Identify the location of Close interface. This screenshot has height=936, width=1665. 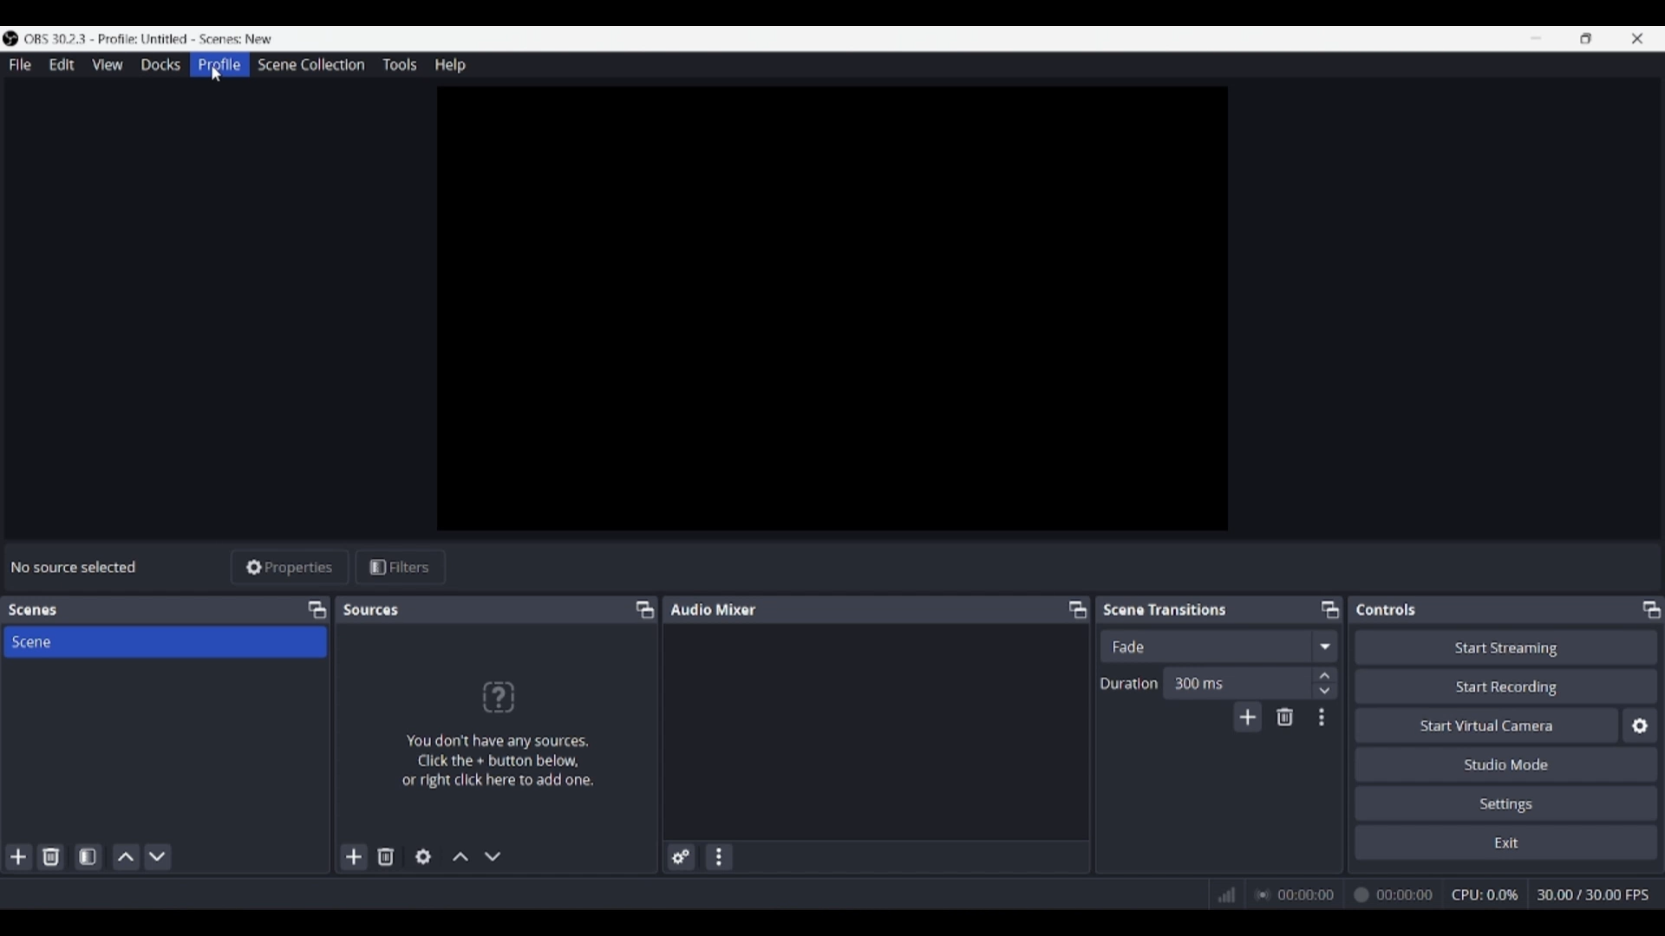
(1637, 38).